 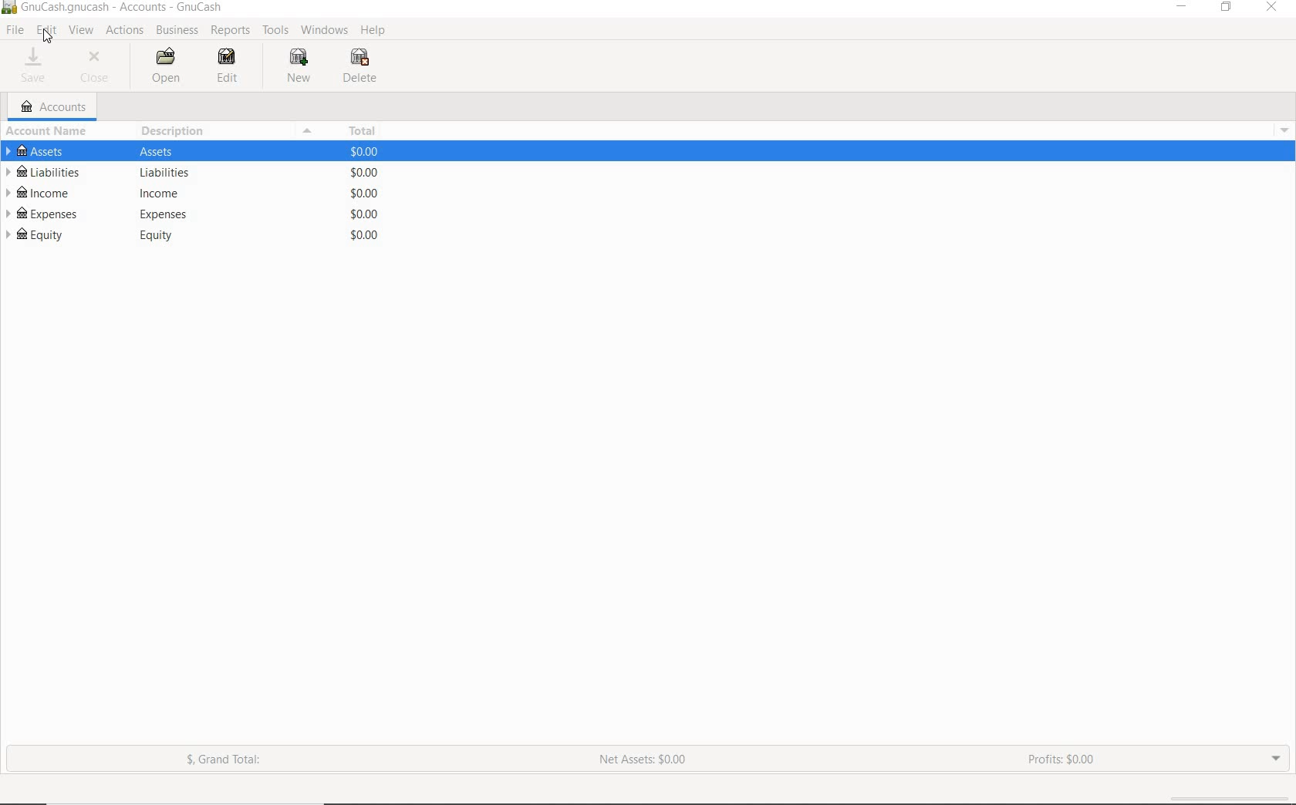 I want to click on WINDOWS, so click(x=327, y=29).